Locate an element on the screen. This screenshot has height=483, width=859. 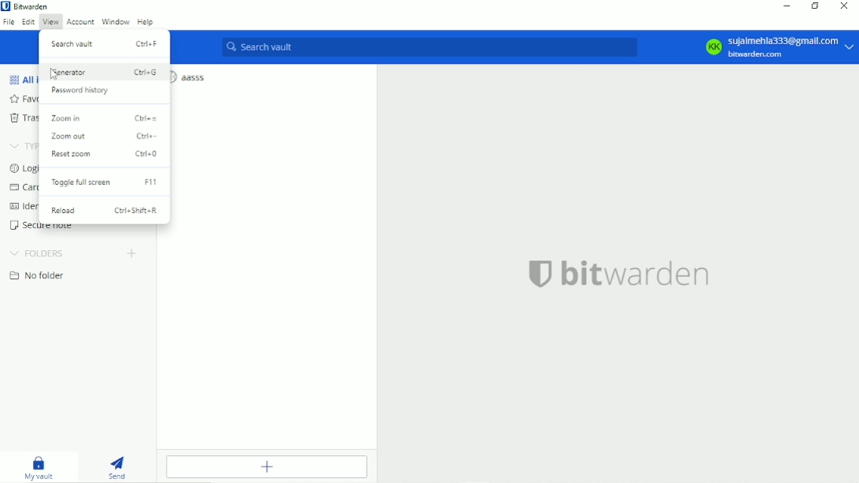
My vault is located at coordinates (39, 468).